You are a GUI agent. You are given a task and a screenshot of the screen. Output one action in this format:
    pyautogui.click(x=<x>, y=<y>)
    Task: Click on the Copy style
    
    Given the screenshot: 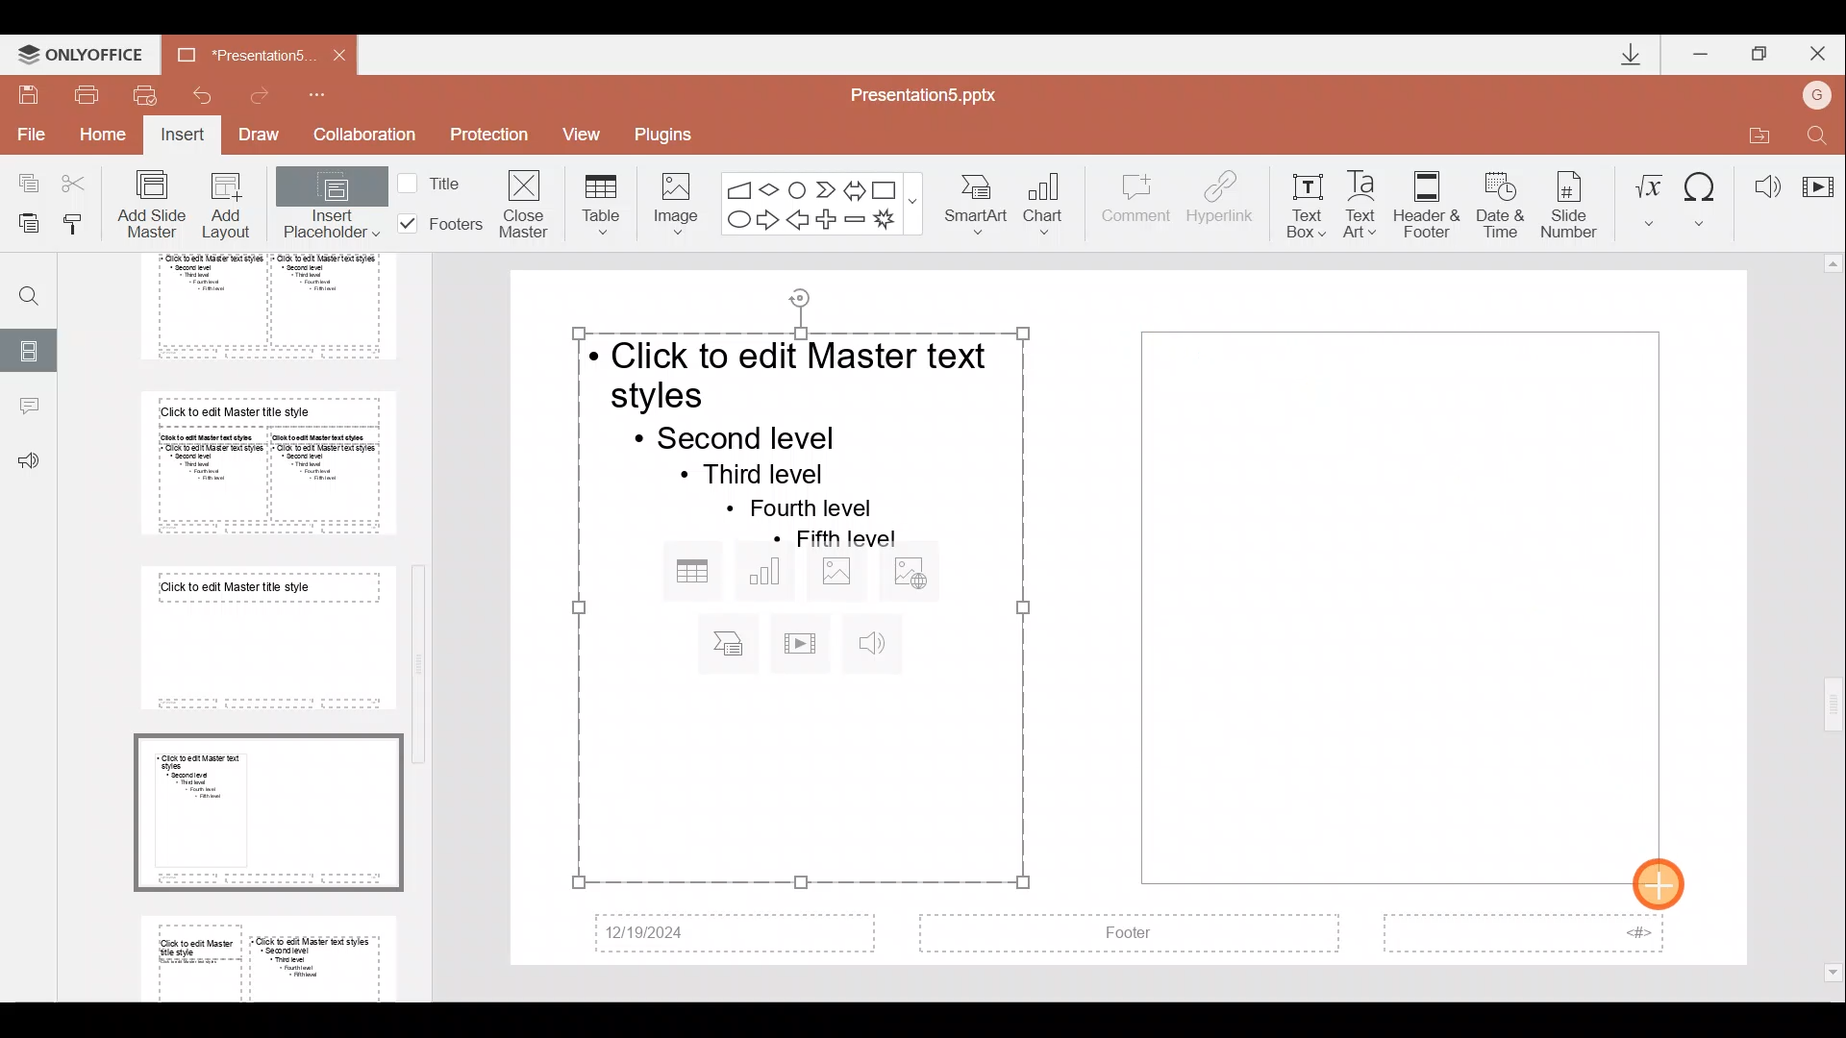 What is the action you would take?
    pyautogui.click(x=82, y=223)
    